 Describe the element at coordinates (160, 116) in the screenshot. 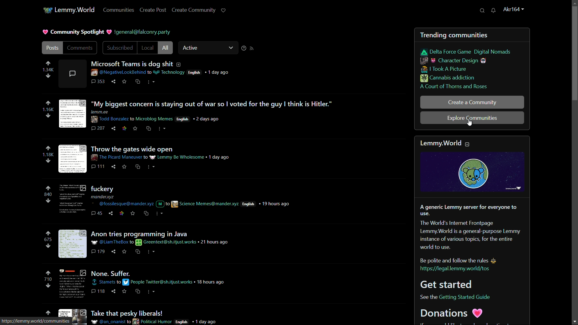

I see `post details` at that location.